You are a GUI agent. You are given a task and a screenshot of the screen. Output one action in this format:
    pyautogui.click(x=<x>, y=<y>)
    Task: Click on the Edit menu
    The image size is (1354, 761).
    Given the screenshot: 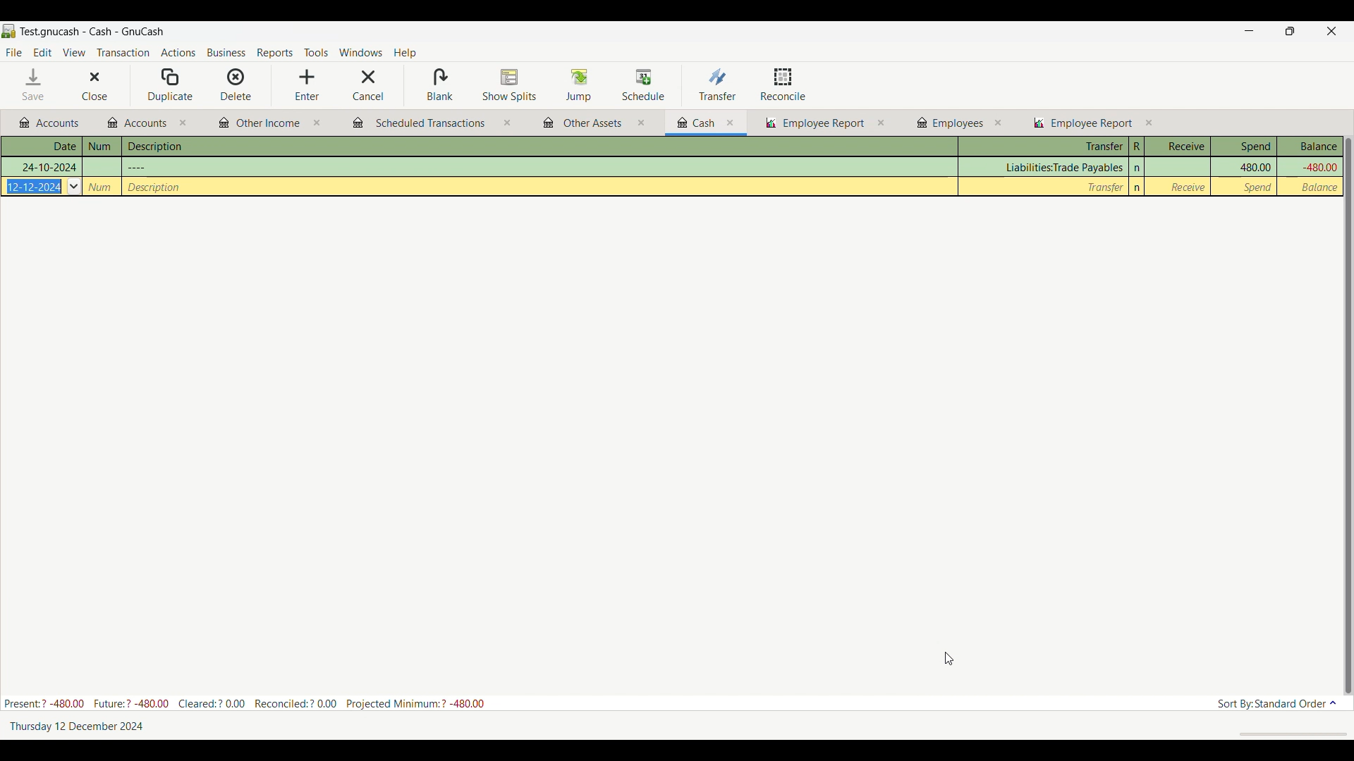 What is the action you would take?
    pyautogui.click(x=43, y=53)
    